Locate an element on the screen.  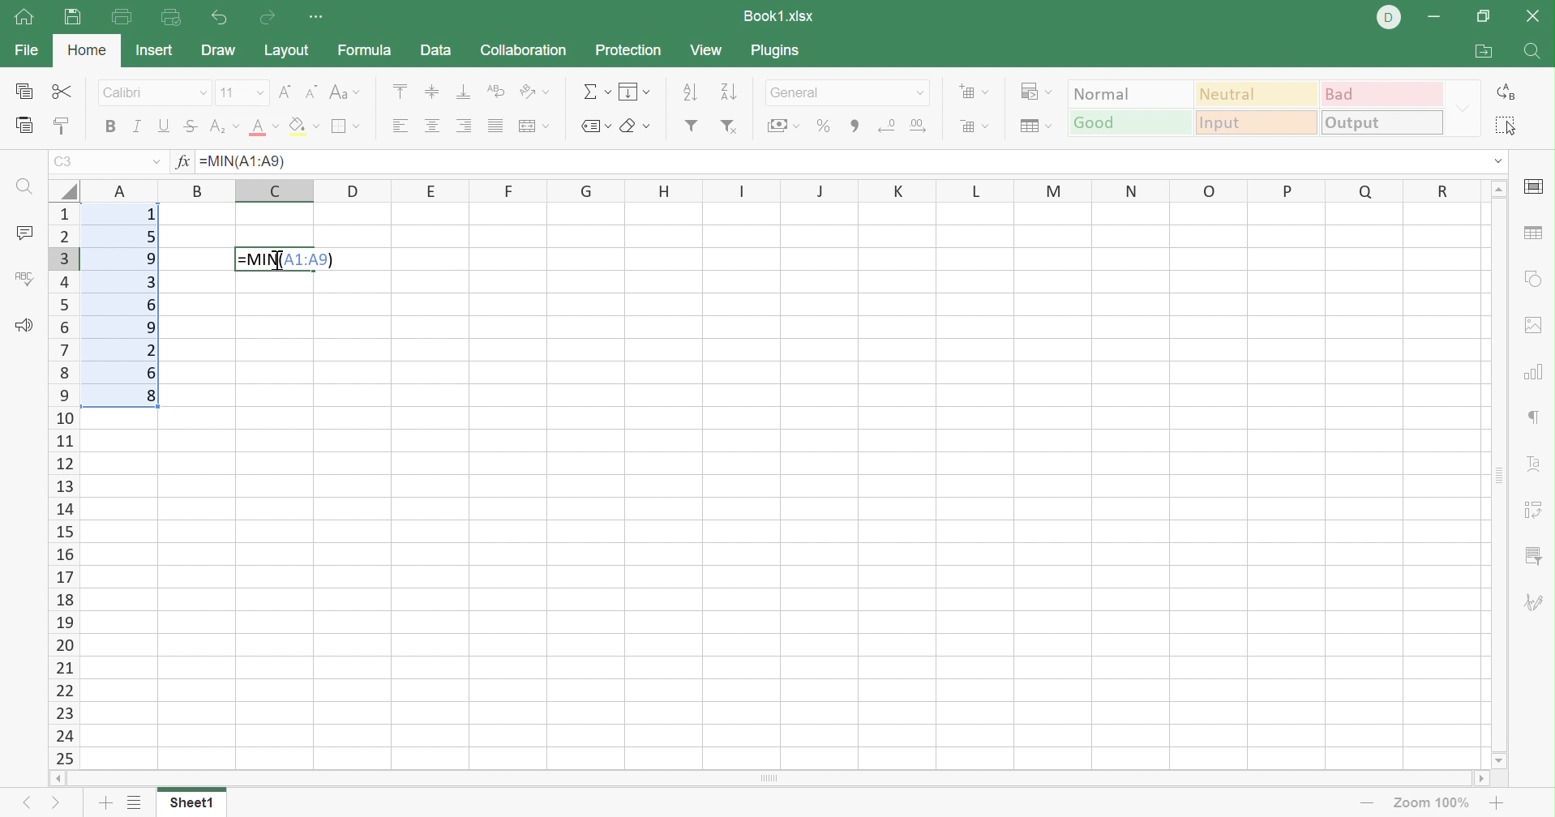
Format as table template is located at coordinates (1033, 128).